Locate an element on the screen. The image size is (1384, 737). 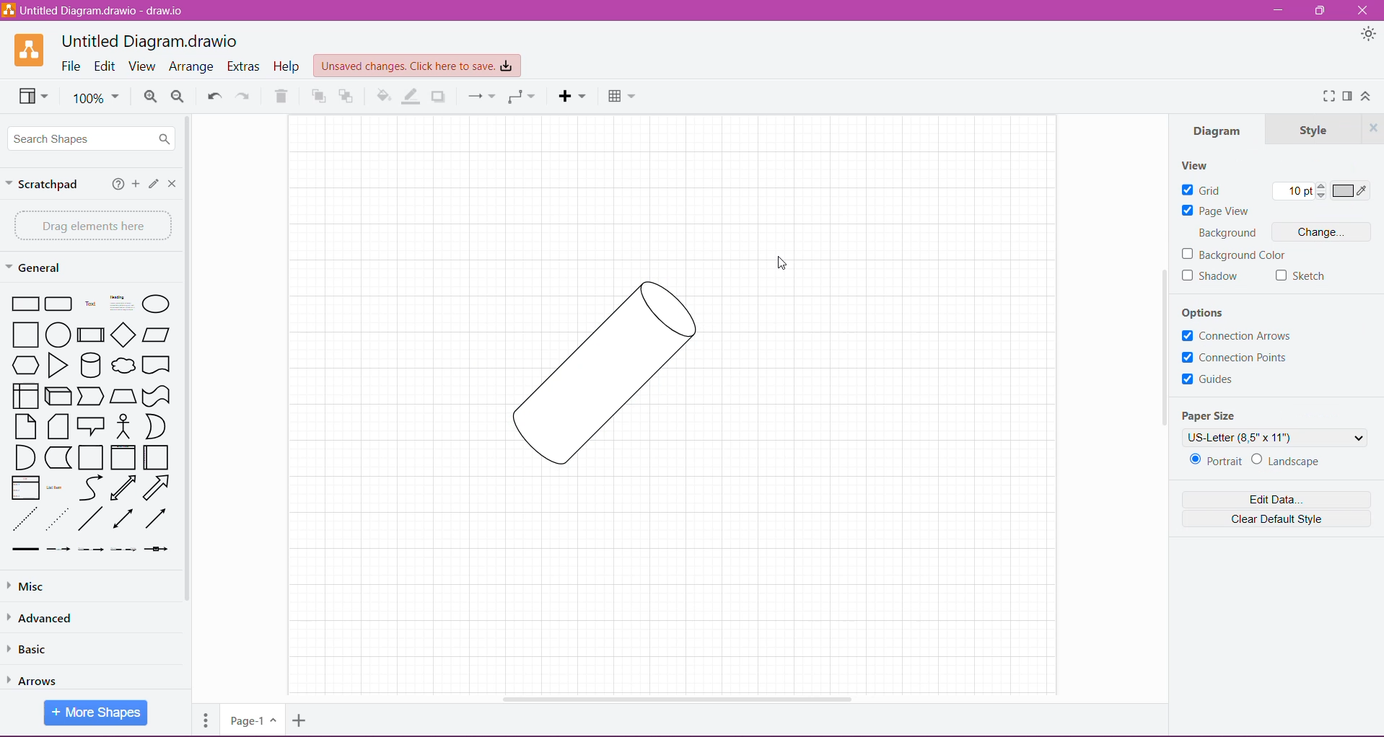
More Shapes is located at coordinates (97, 713).